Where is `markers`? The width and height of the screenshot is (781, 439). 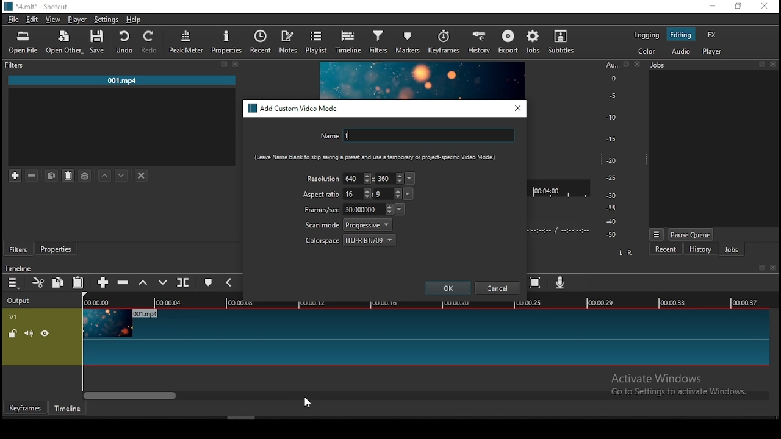
markers is located at coordinates (409, 41).